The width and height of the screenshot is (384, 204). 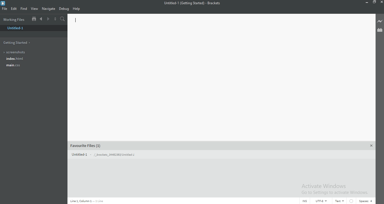 I want to click on Line code data, so click(x=87, y=201).